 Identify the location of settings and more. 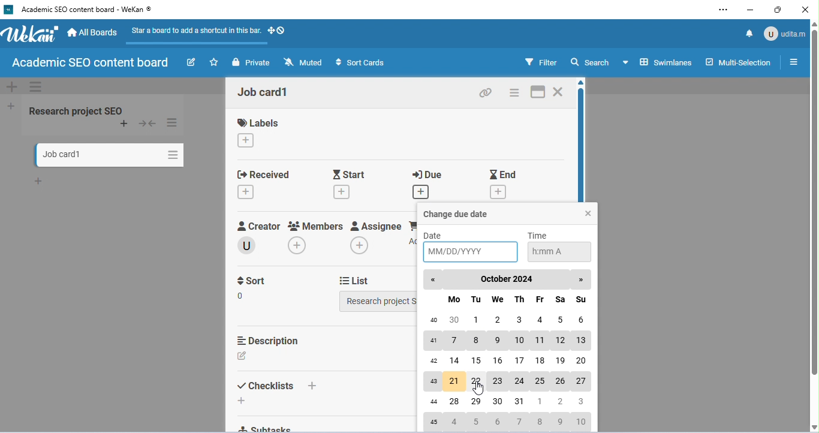
(726, 10).